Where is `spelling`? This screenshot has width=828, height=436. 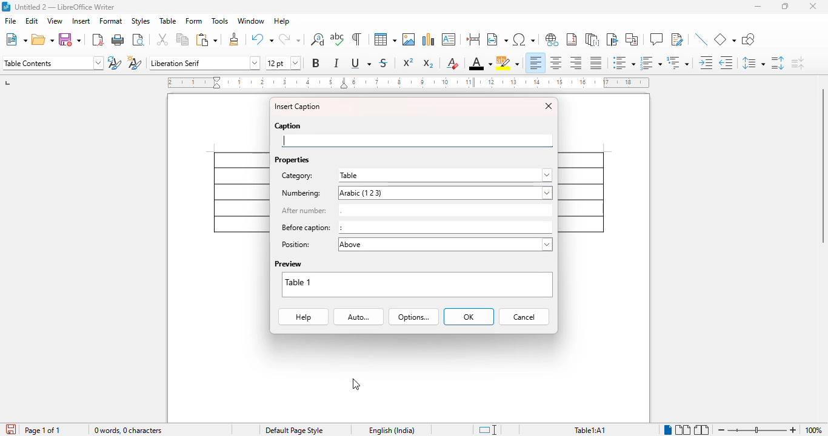 spelling is located at coordinates (337, 39).